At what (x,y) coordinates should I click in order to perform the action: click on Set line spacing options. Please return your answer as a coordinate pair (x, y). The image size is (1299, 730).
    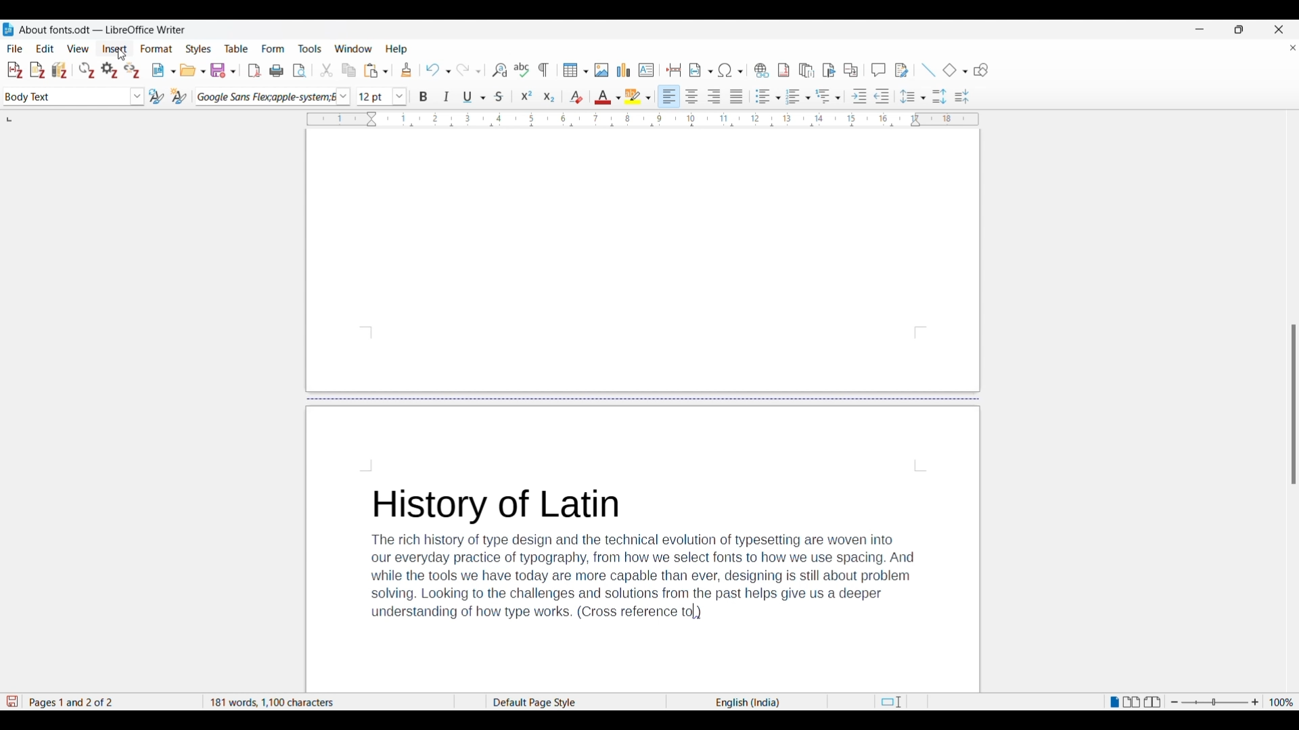
    Looking at the image, I should click on (913, 97).